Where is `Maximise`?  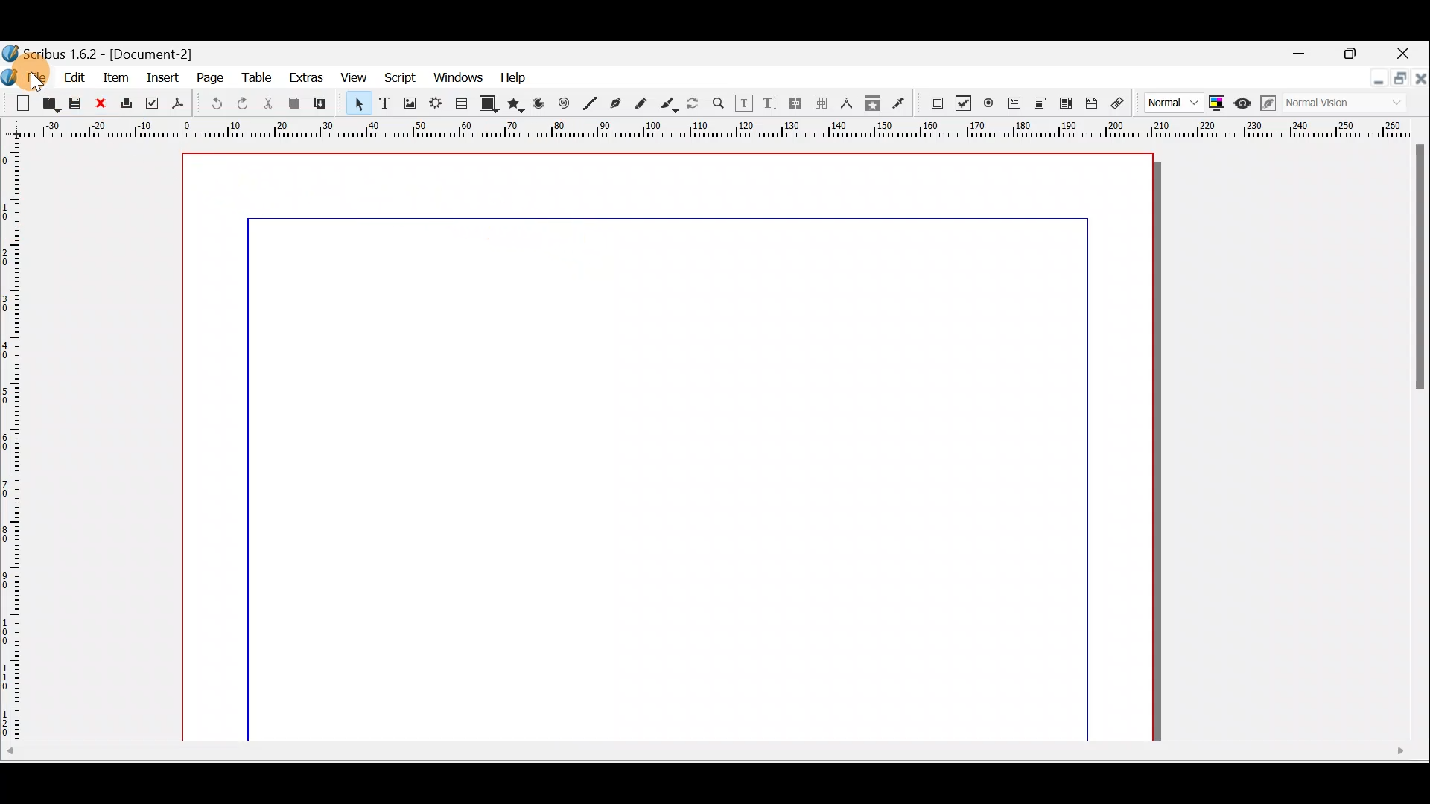 Maximise is located at coordinates (1361, 53).